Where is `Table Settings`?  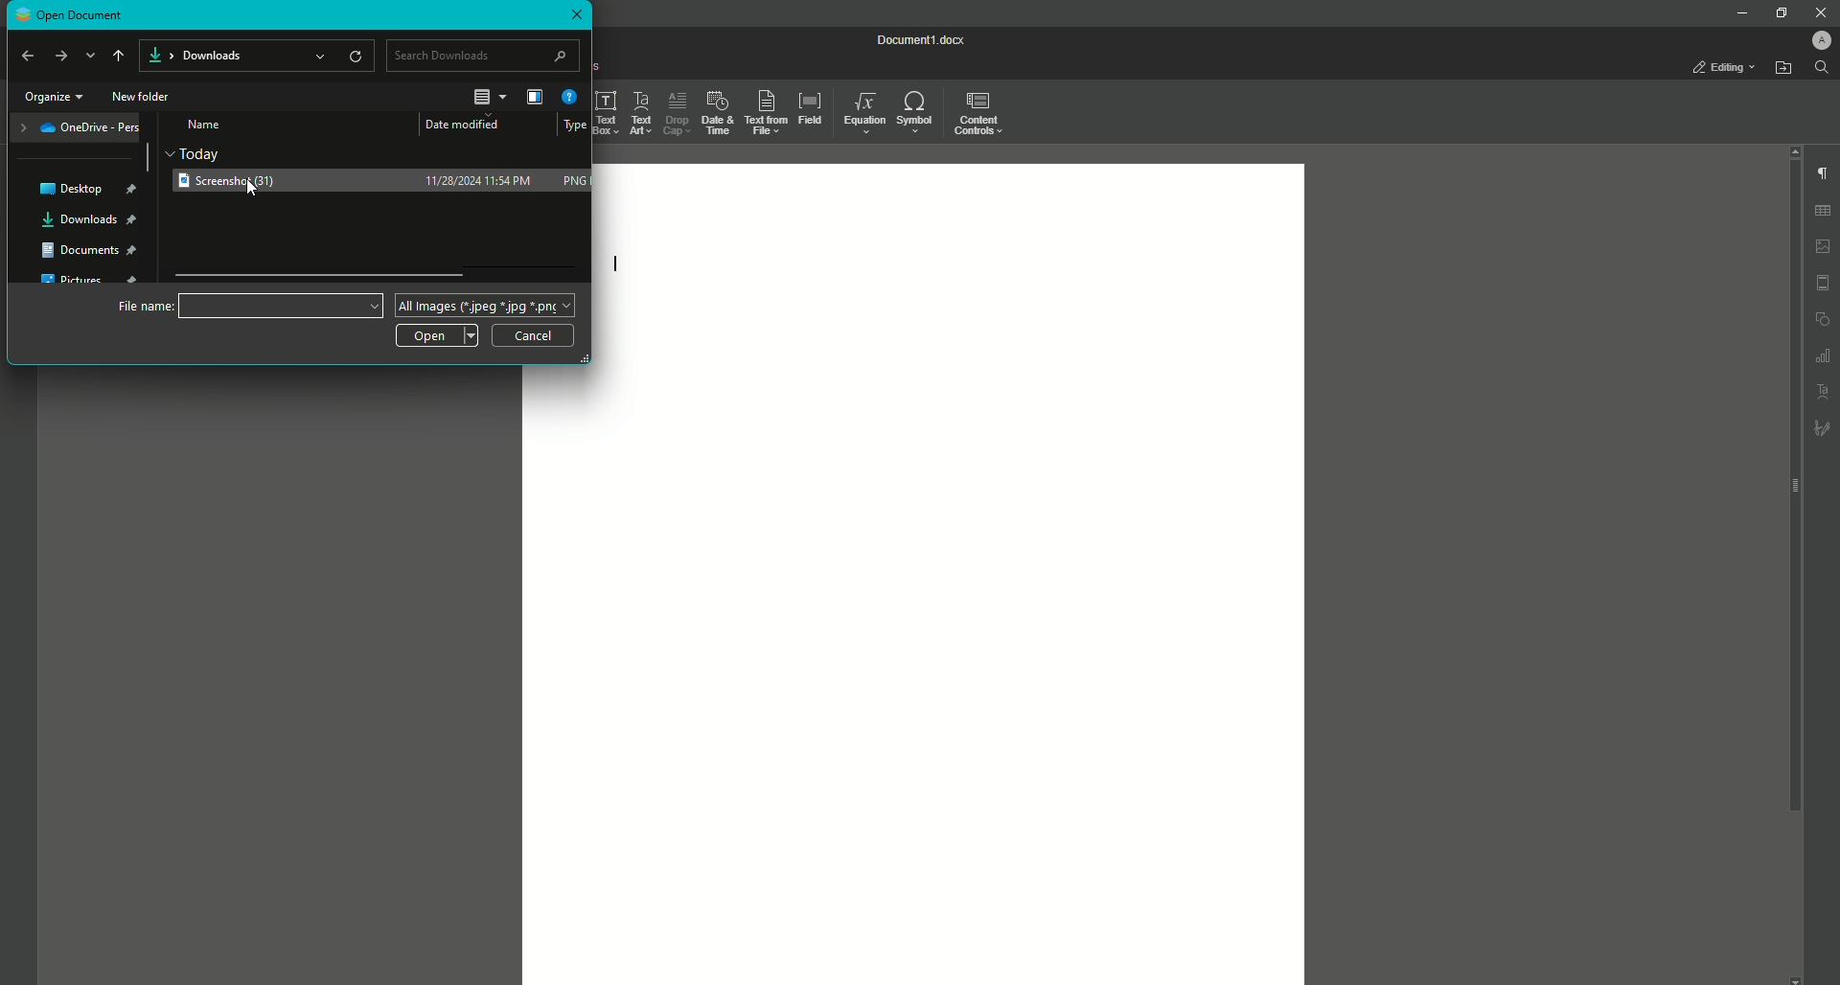
Table Settings is located at coordinates (1823, 210).